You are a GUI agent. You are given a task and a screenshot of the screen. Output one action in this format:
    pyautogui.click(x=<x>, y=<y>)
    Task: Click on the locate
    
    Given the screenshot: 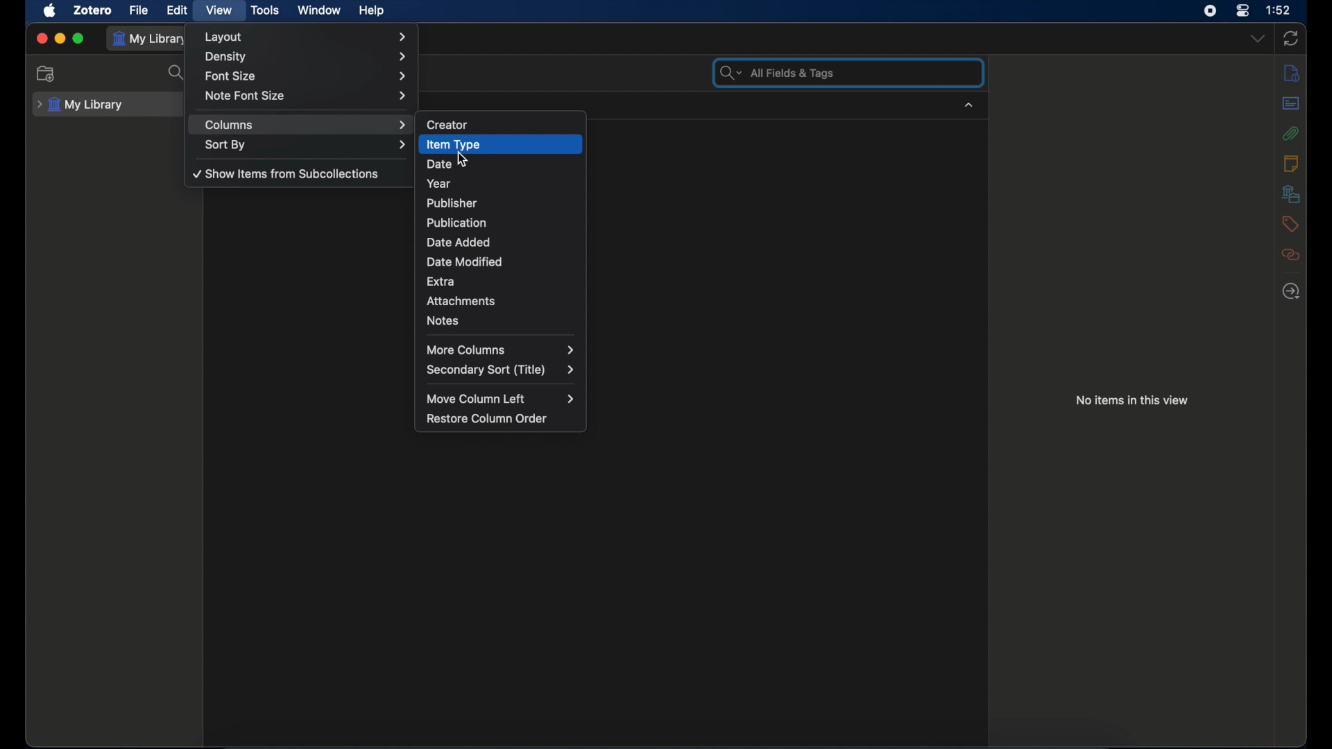 What is the action you would take?
    pyautogui.click(x=1290, y=292)
    